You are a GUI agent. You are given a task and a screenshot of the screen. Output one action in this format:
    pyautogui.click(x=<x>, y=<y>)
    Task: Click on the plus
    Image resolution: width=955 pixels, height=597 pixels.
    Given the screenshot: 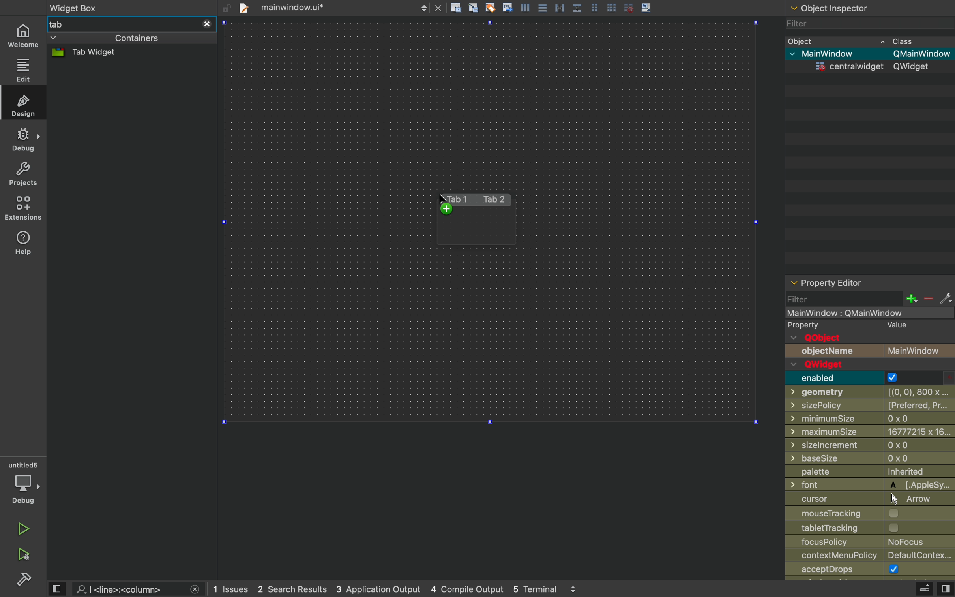 What is the action you would take?
    pyautogui.click(x=910, y=298)
    